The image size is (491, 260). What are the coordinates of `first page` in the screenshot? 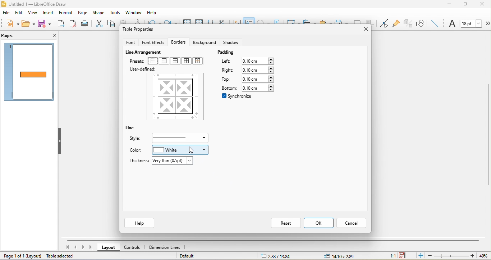 It's located at (67, 247).